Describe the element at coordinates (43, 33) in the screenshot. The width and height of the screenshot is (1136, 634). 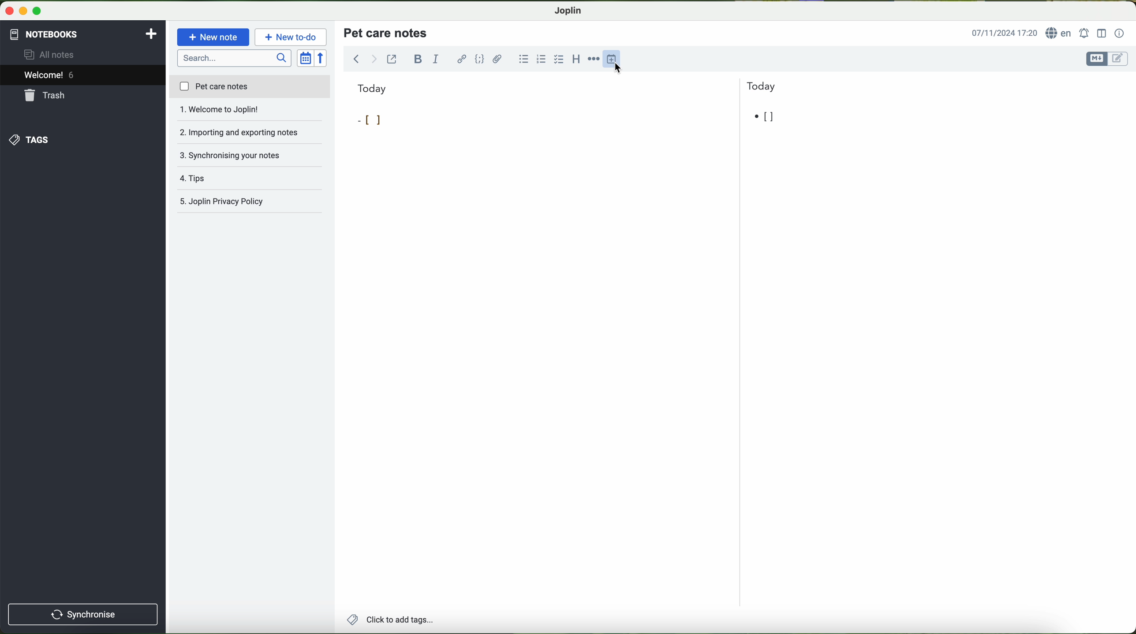
I see `notebooks` at that location.